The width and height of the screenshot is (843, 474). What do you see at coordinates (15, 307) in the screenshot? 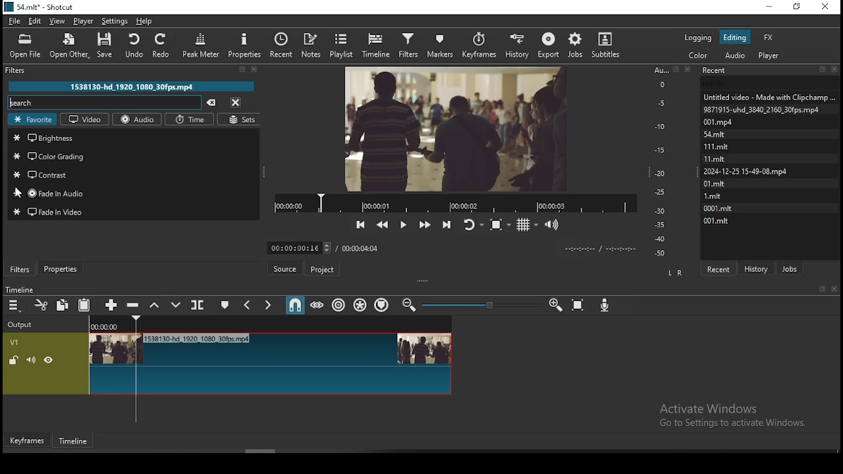
I see `timeline menu` at bounding box center [15, 307].